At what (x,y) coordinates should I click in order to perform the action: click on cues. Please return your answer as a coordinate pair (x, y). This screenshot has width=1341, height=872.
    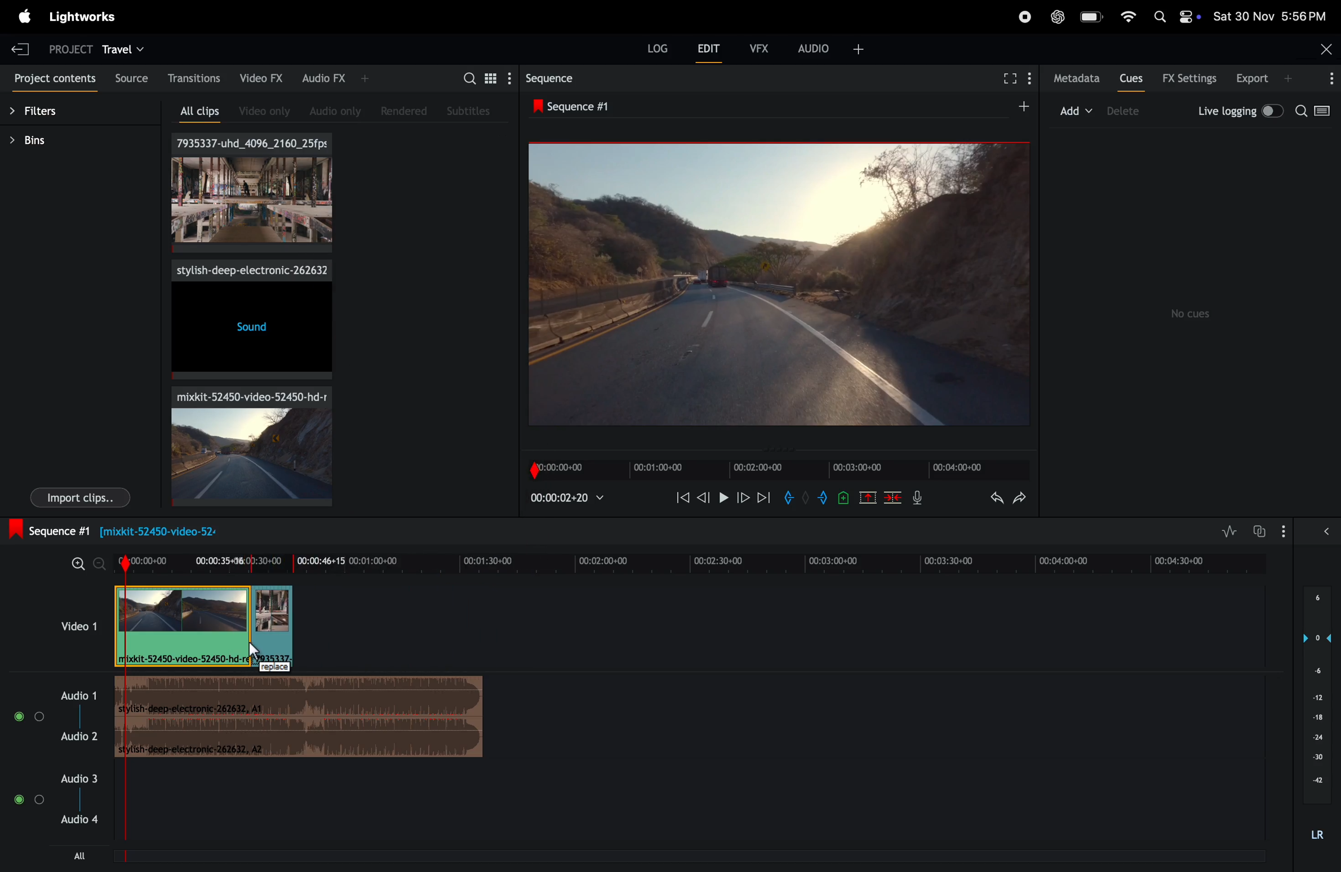
    Looking at the image, I should click on (1131, 80).